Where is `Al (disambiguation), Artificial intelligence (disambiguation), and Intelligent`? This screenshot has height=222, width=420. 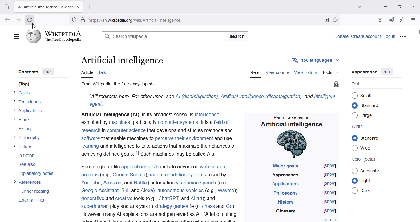
Al (disambiguation), Artificial intelligence (disambiguation), and Intelligent is located at coordinates (257, 97).